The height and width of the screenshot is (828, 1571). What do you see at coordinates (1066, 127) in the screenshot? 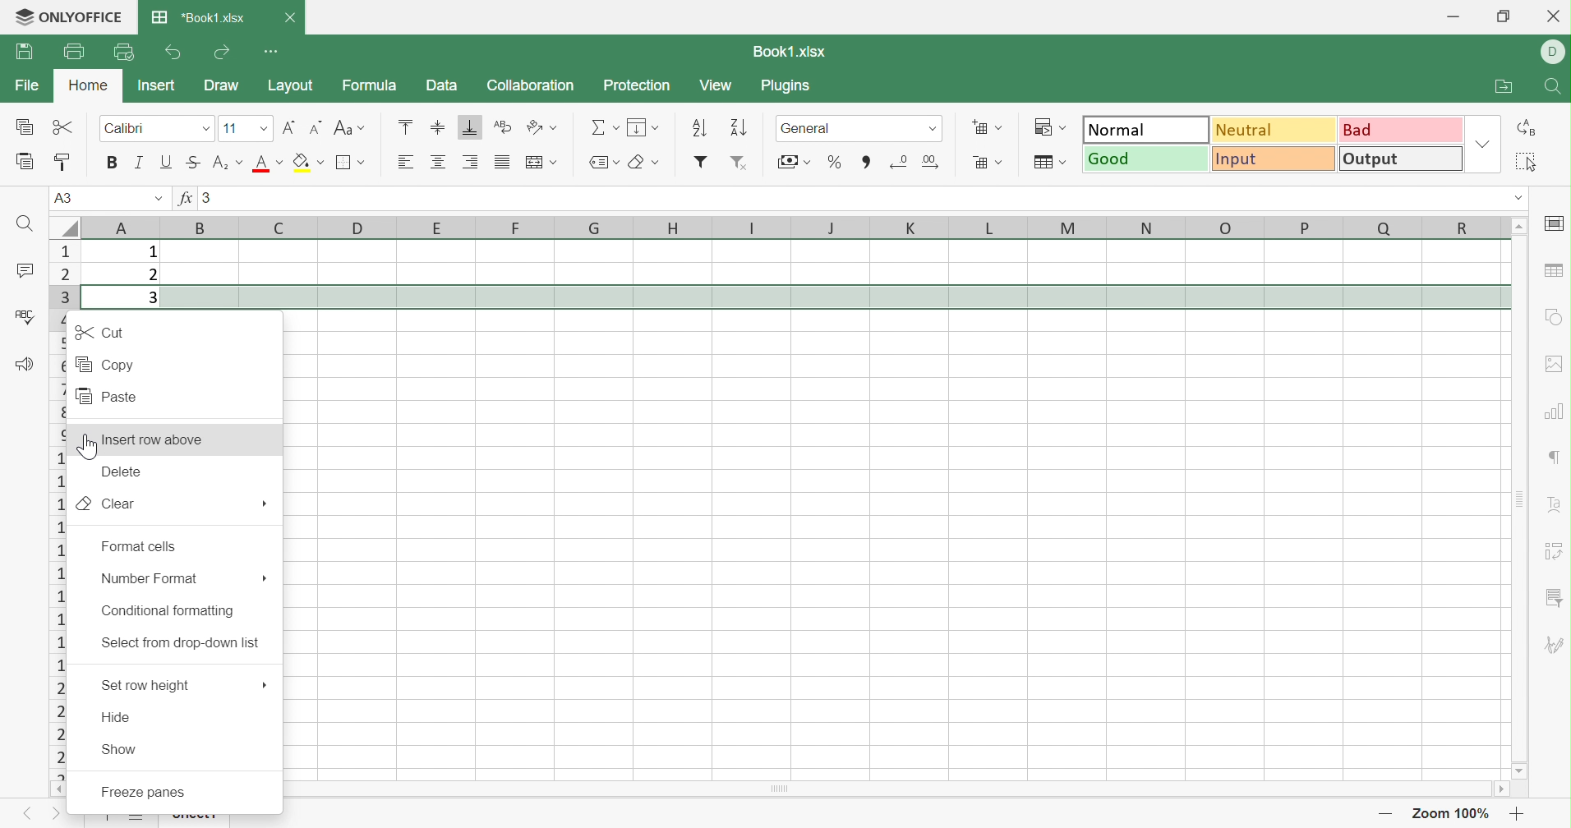
I see `Drop Down` at bounding box center [1066, 127].